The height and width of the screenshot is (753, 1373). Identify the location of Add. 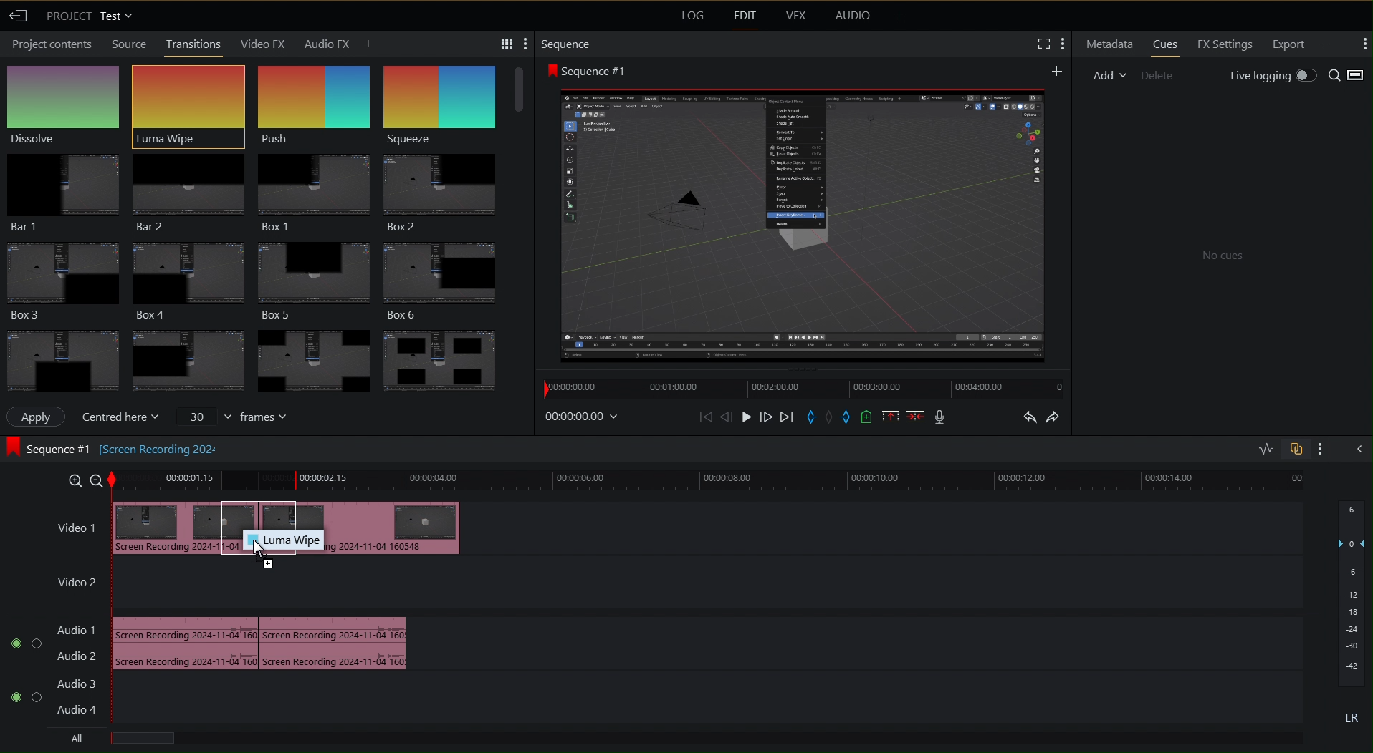
(1058, 69).